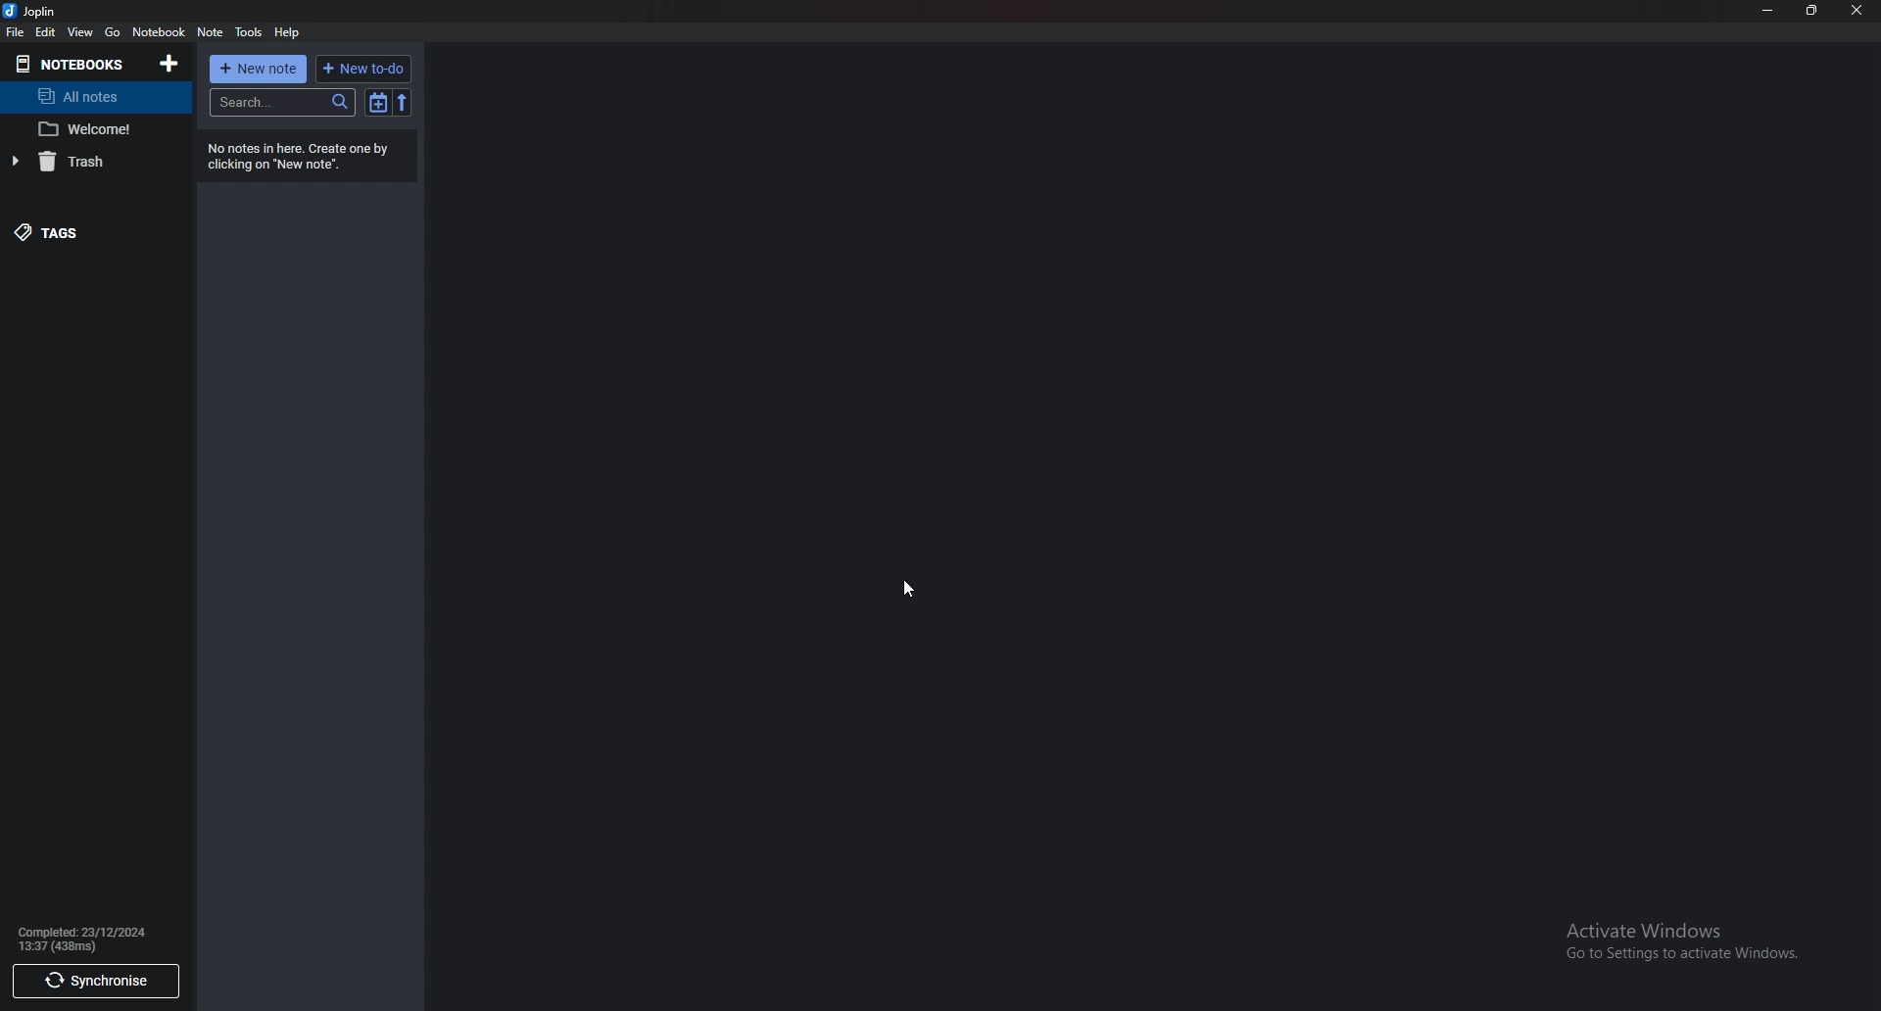 The height and width of the screenshot is (1011, 1881). Describe the element at coordinates (95, 130) in the screenshot. I see `welcome` at that location.